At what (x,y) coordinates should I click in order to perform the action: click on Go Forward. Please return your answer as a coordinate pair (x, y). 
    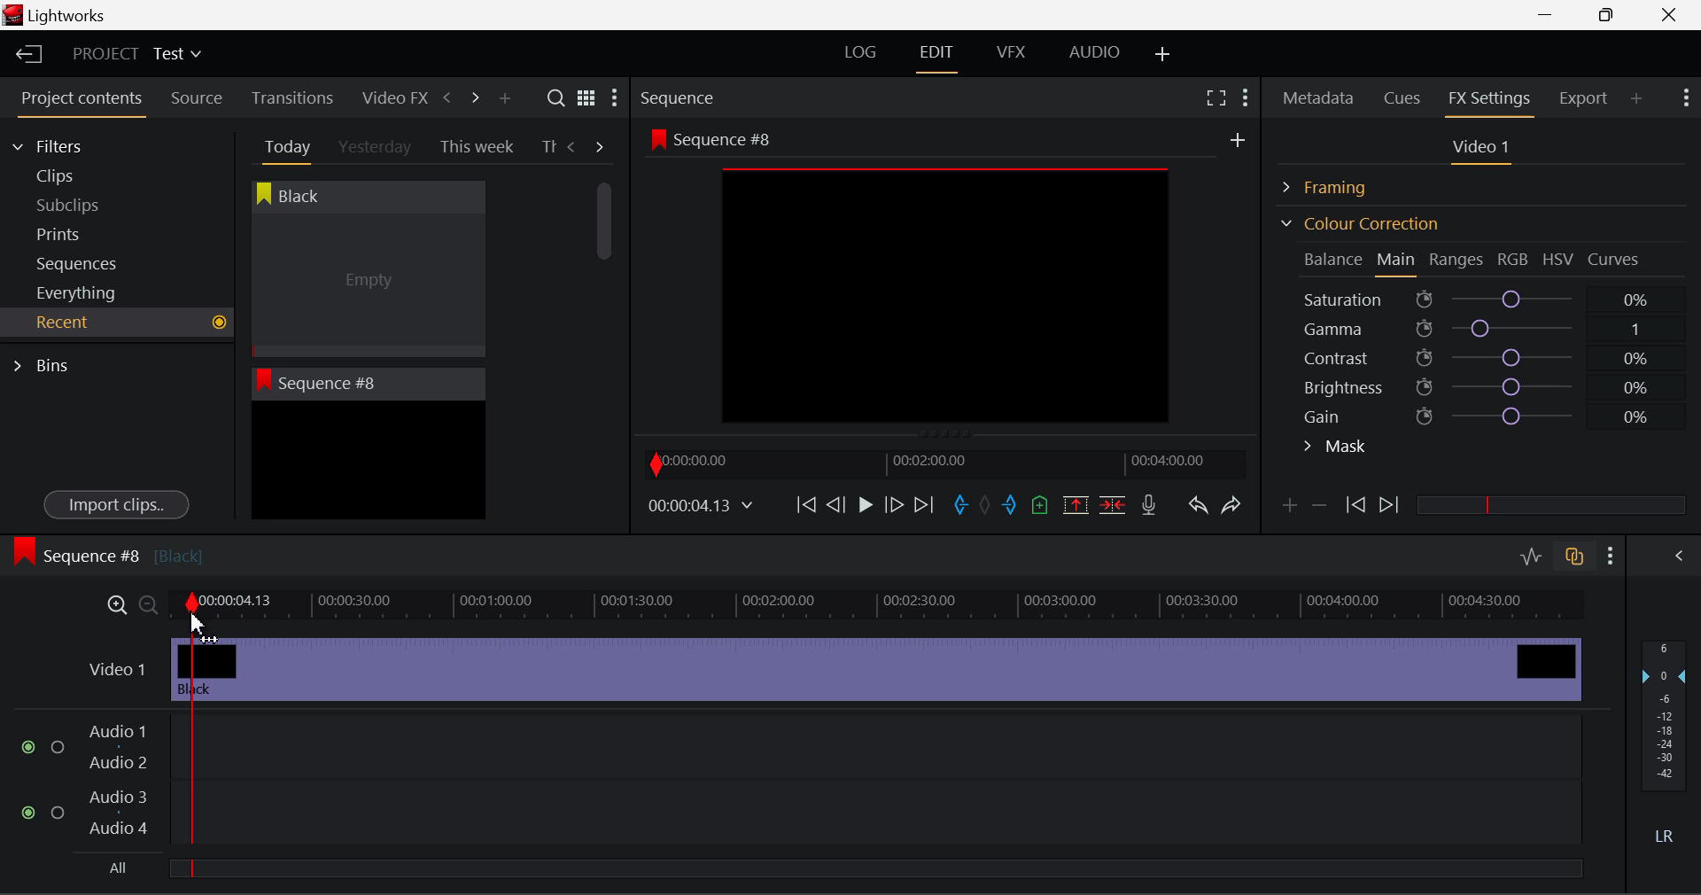
    Looking at the image, I should click on (894, 504).